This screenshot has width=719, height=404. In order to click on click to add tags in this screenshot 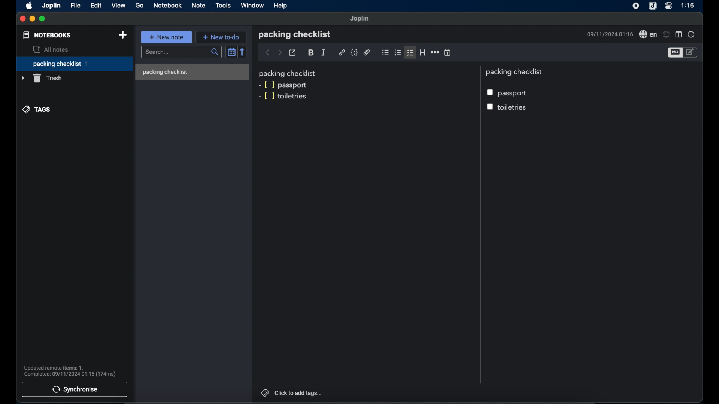, I will do `click(292, 392)`.